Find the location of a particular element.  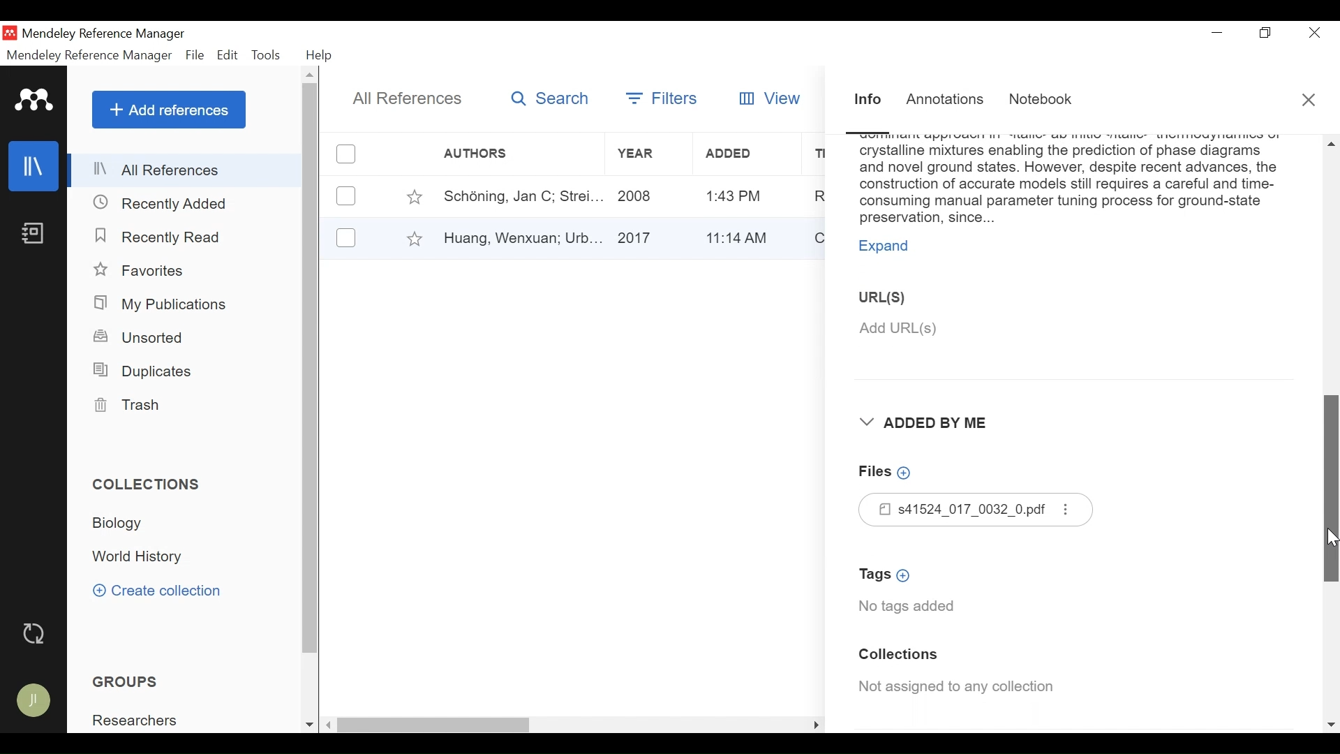

Year is located at coordinates (647, 195).